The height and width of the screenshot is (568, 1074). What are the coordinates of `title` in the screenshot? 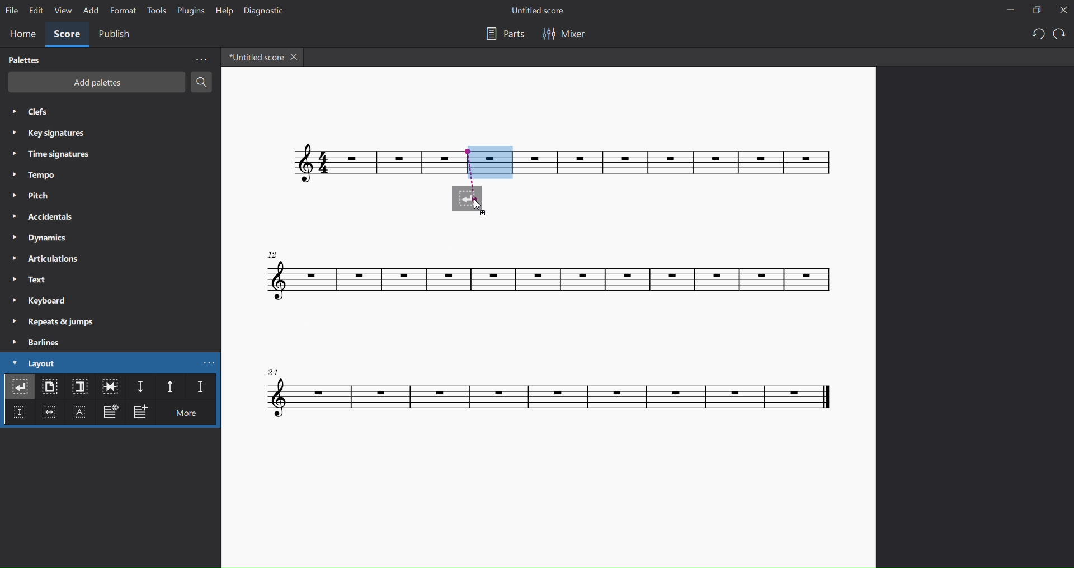 It's located at (544, 10).